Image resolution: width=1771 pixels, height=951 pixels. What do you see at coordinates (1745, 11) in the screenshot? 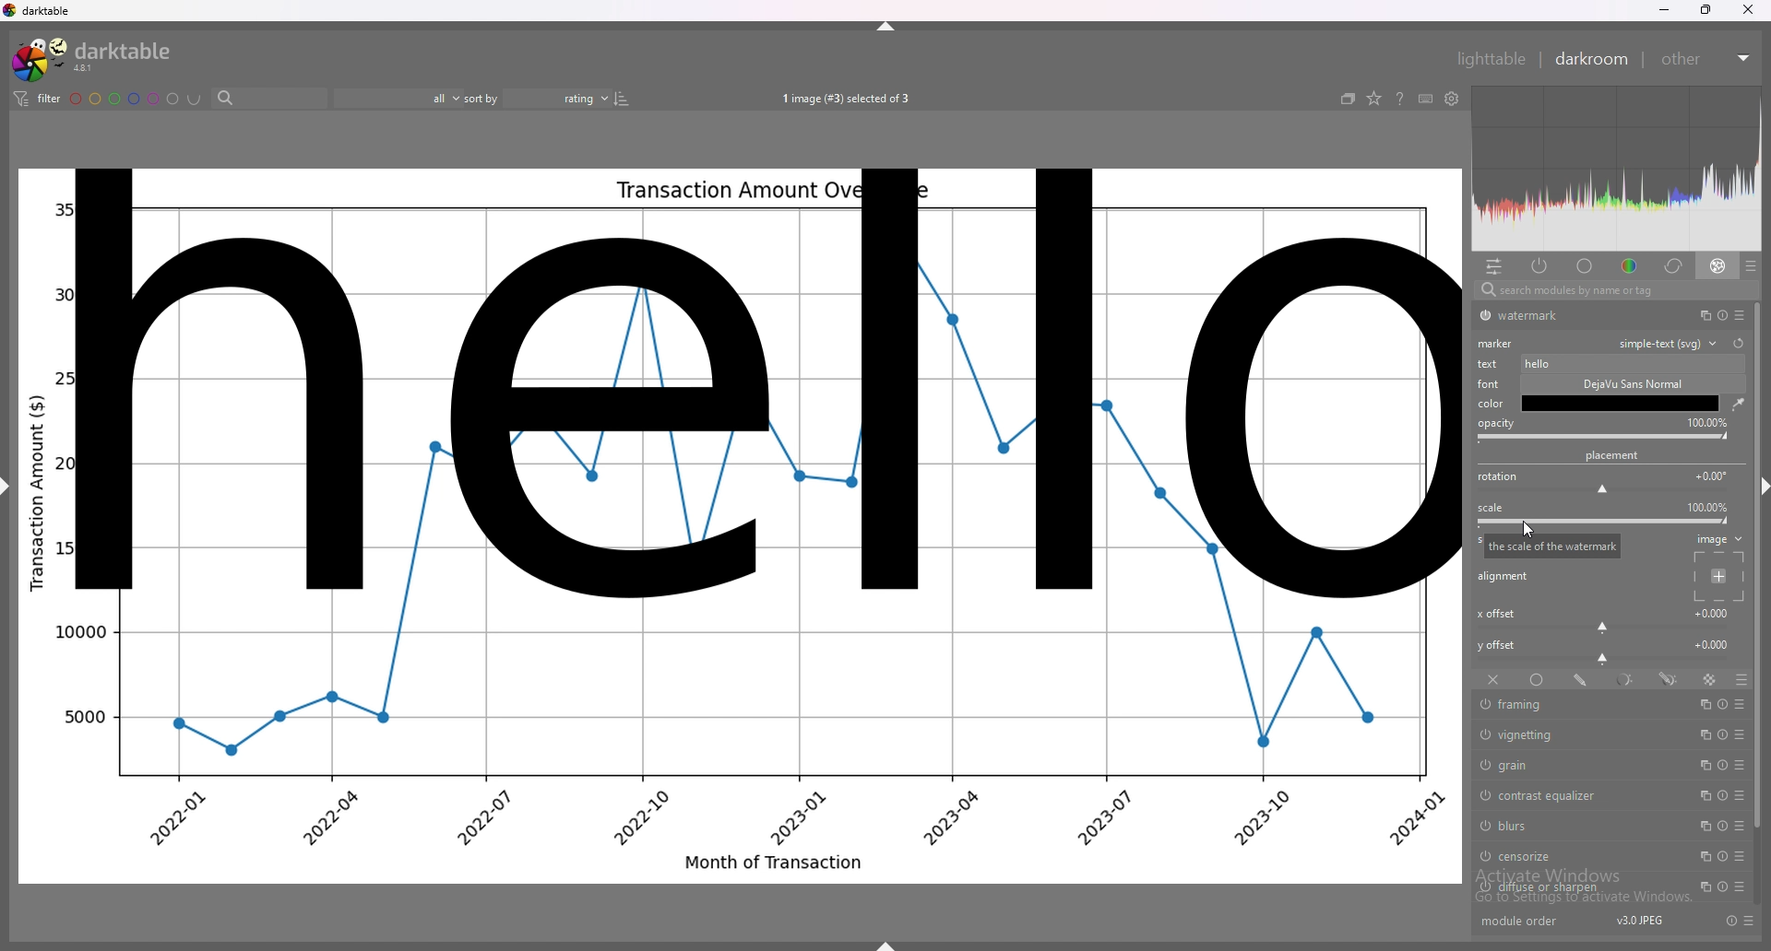
I see `close` at bounding box center [1745, 11].